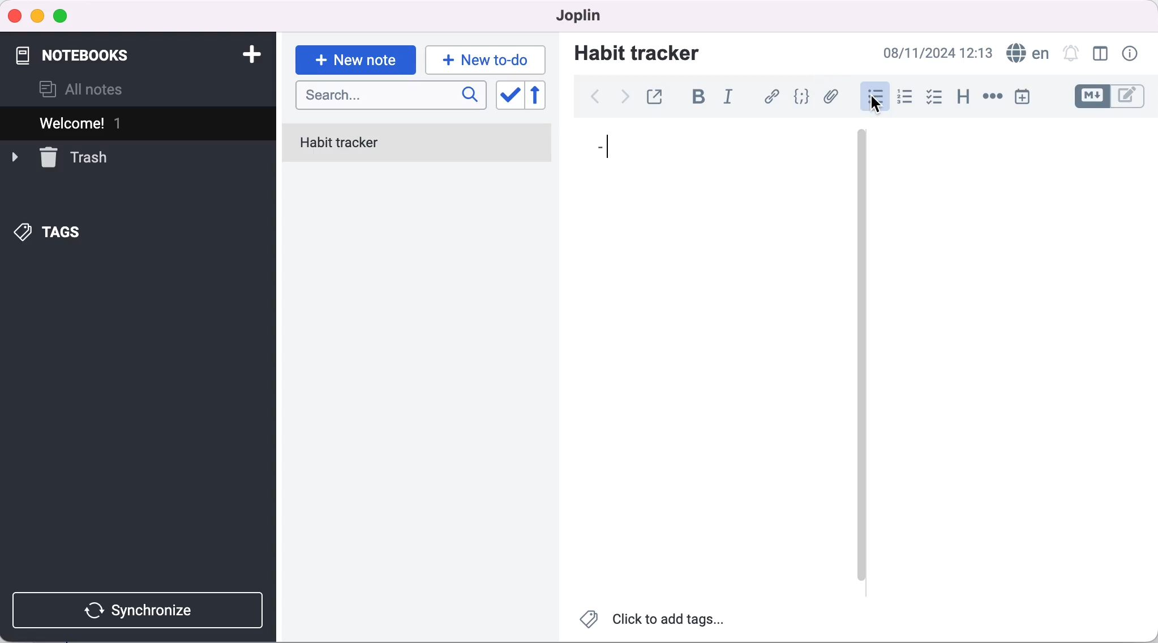 Image resolution: width=1158 pixels, height=643 pixels. I want to click on note properties, so click(1131, 54).